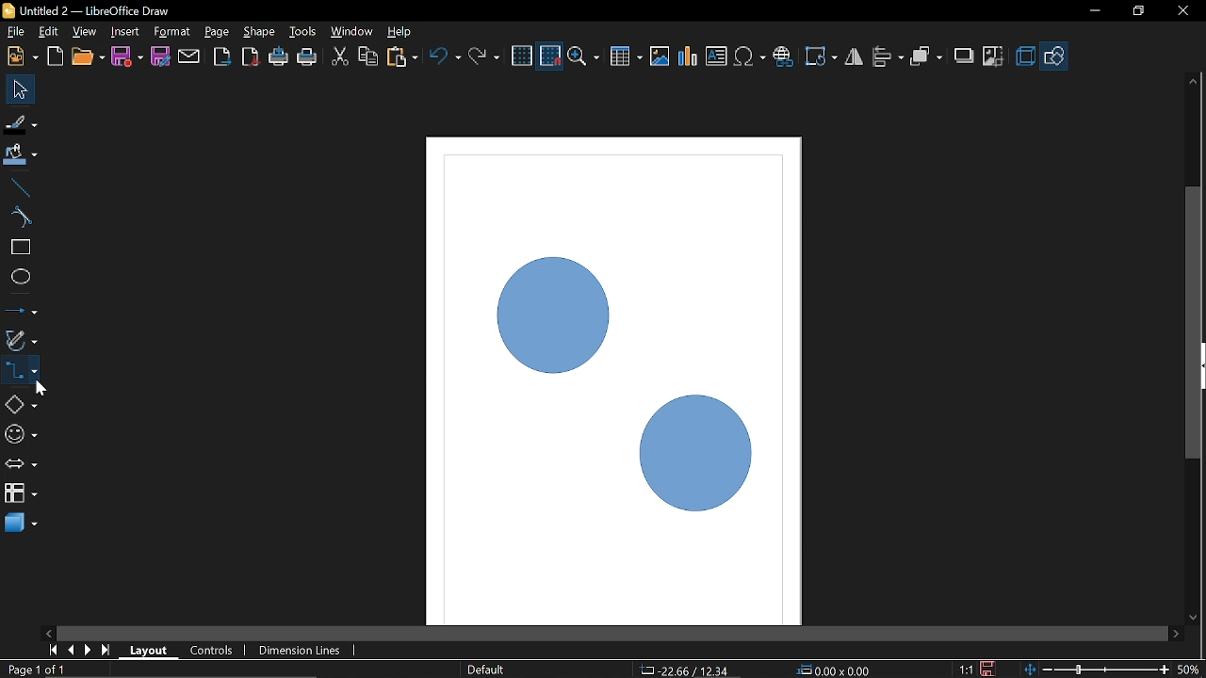 The image size is (1206, 678). Describe the element at coordinates (87, 10) in the screenshot. I see `Current window` at that location.